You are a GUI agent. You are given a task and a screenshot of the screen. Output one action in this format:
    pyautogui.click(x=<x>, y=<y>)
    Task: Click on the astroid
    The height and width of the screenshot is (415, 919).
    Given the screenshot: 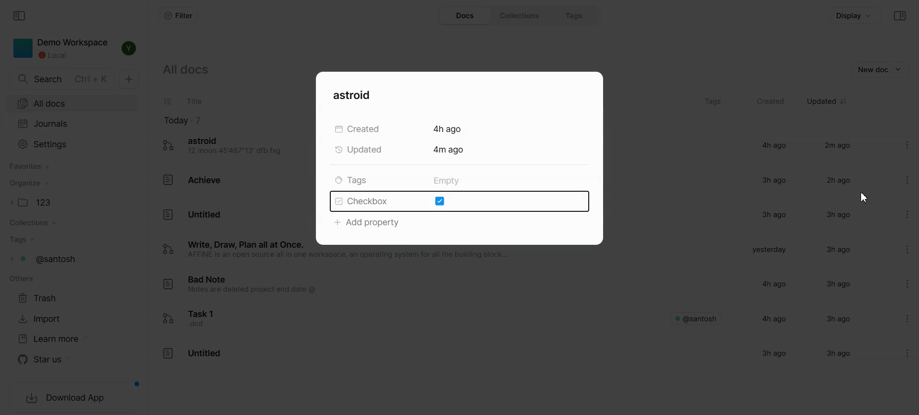 What is the action you would take?
    pyautogui.click(x=357, y=95)
    